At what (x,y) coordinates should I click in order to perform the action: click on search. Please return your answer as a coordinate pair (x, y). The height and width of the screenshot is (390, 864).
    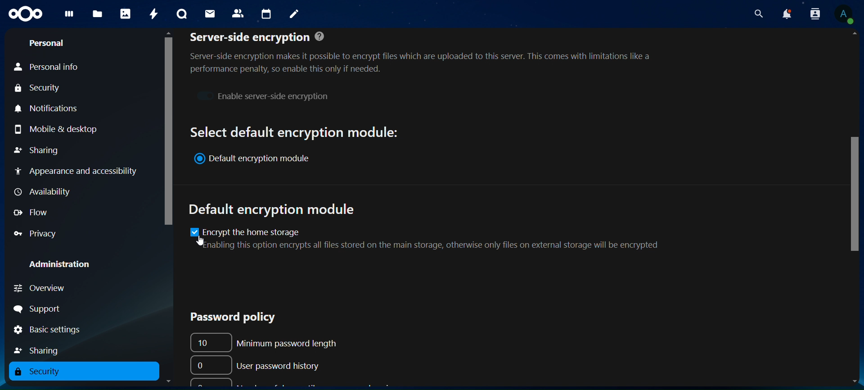
    Looking at the image, I should click on (759, 14).